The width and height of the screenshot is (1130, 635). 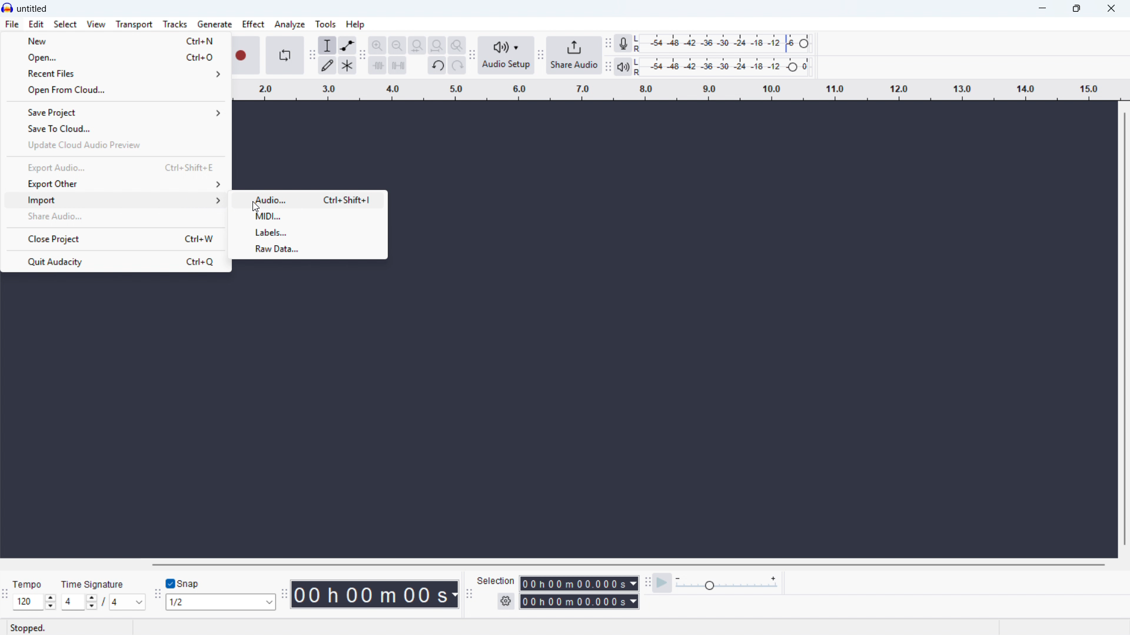 I want to click on Generate , so click(x=214, y=24).